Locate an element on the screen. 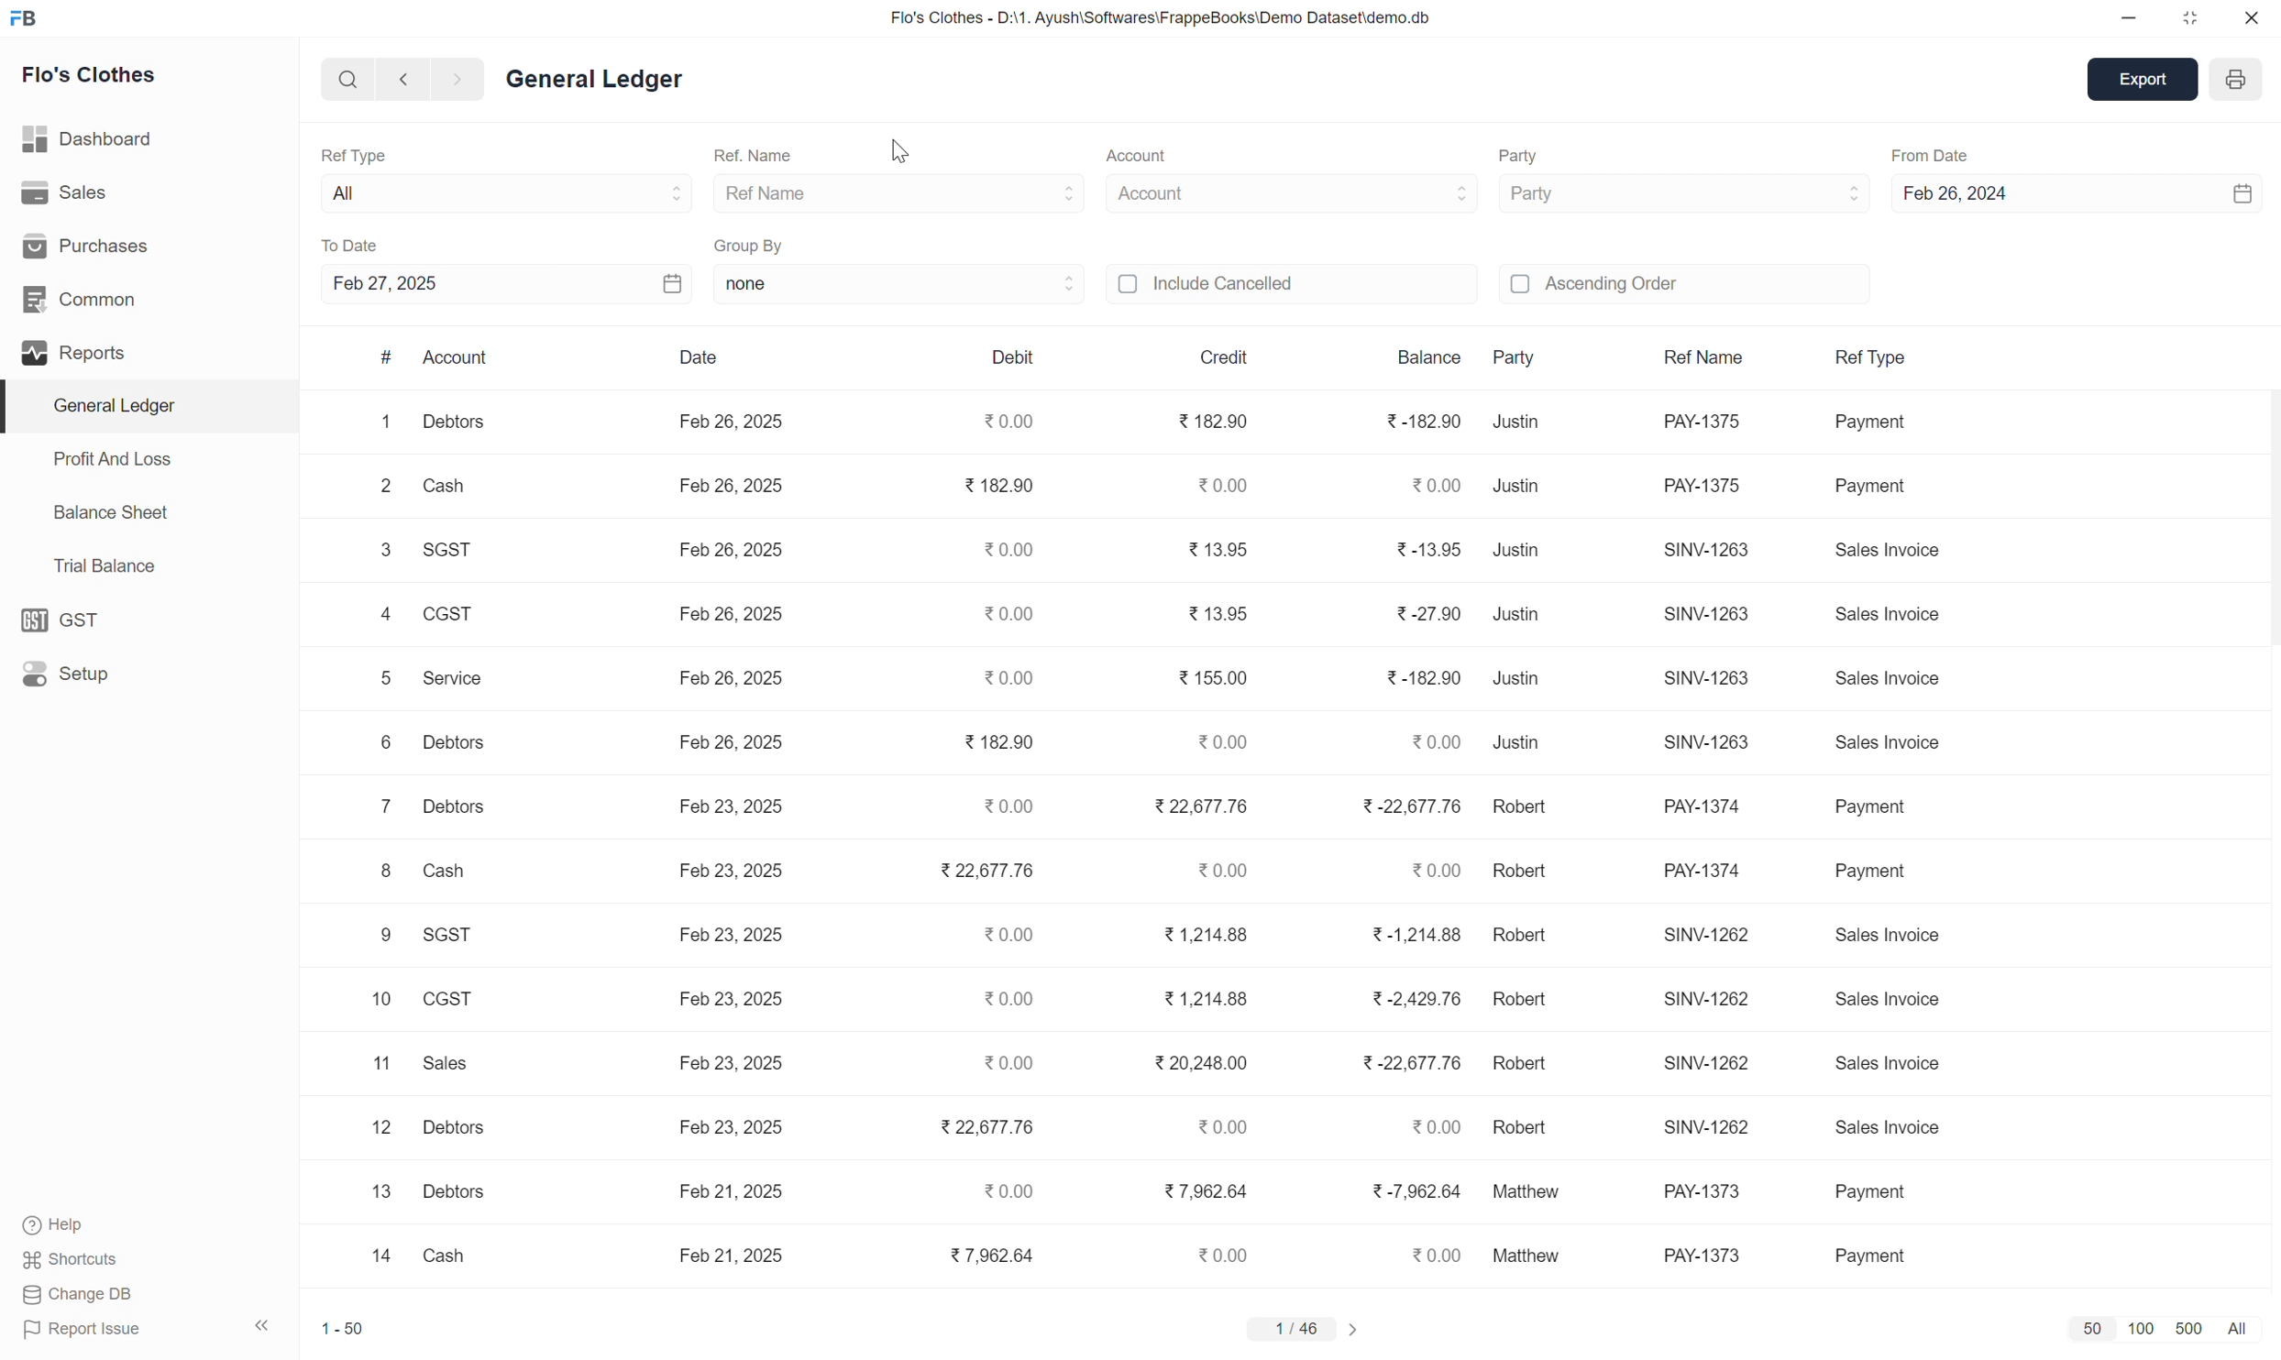 The image size is (2281, 1360). 22,677.76 is located at coordinates (992, 872).